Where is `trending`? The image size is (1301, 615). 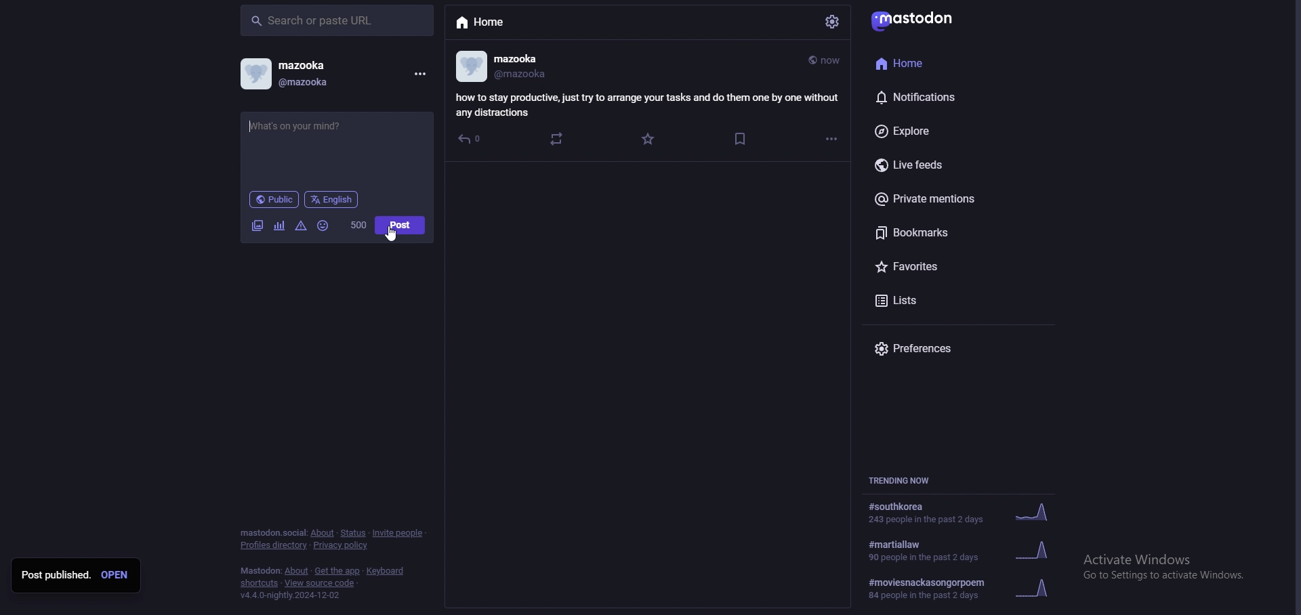 trending is located at coordinates (972, 550).